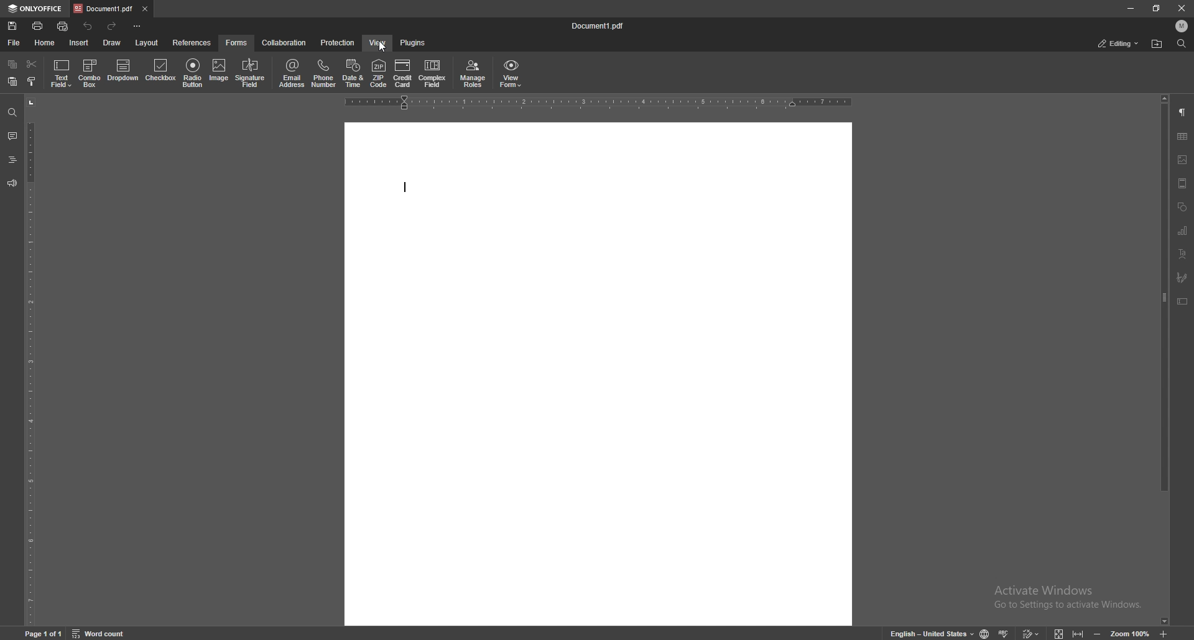 The height and width of the screenshot is (640, 1194). Describe the element at coordinates (512, 73) in the screenshot. I see `view form` at that location.